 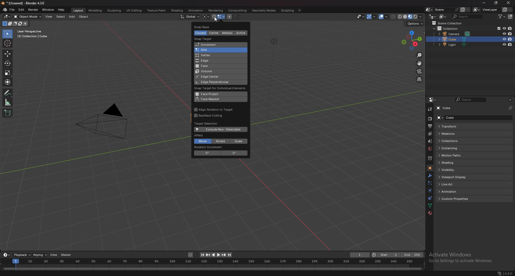 What do you see at coordinates (411, 16) in the screenshot?
I see `viewport shading` at bounding box center [411, 16].